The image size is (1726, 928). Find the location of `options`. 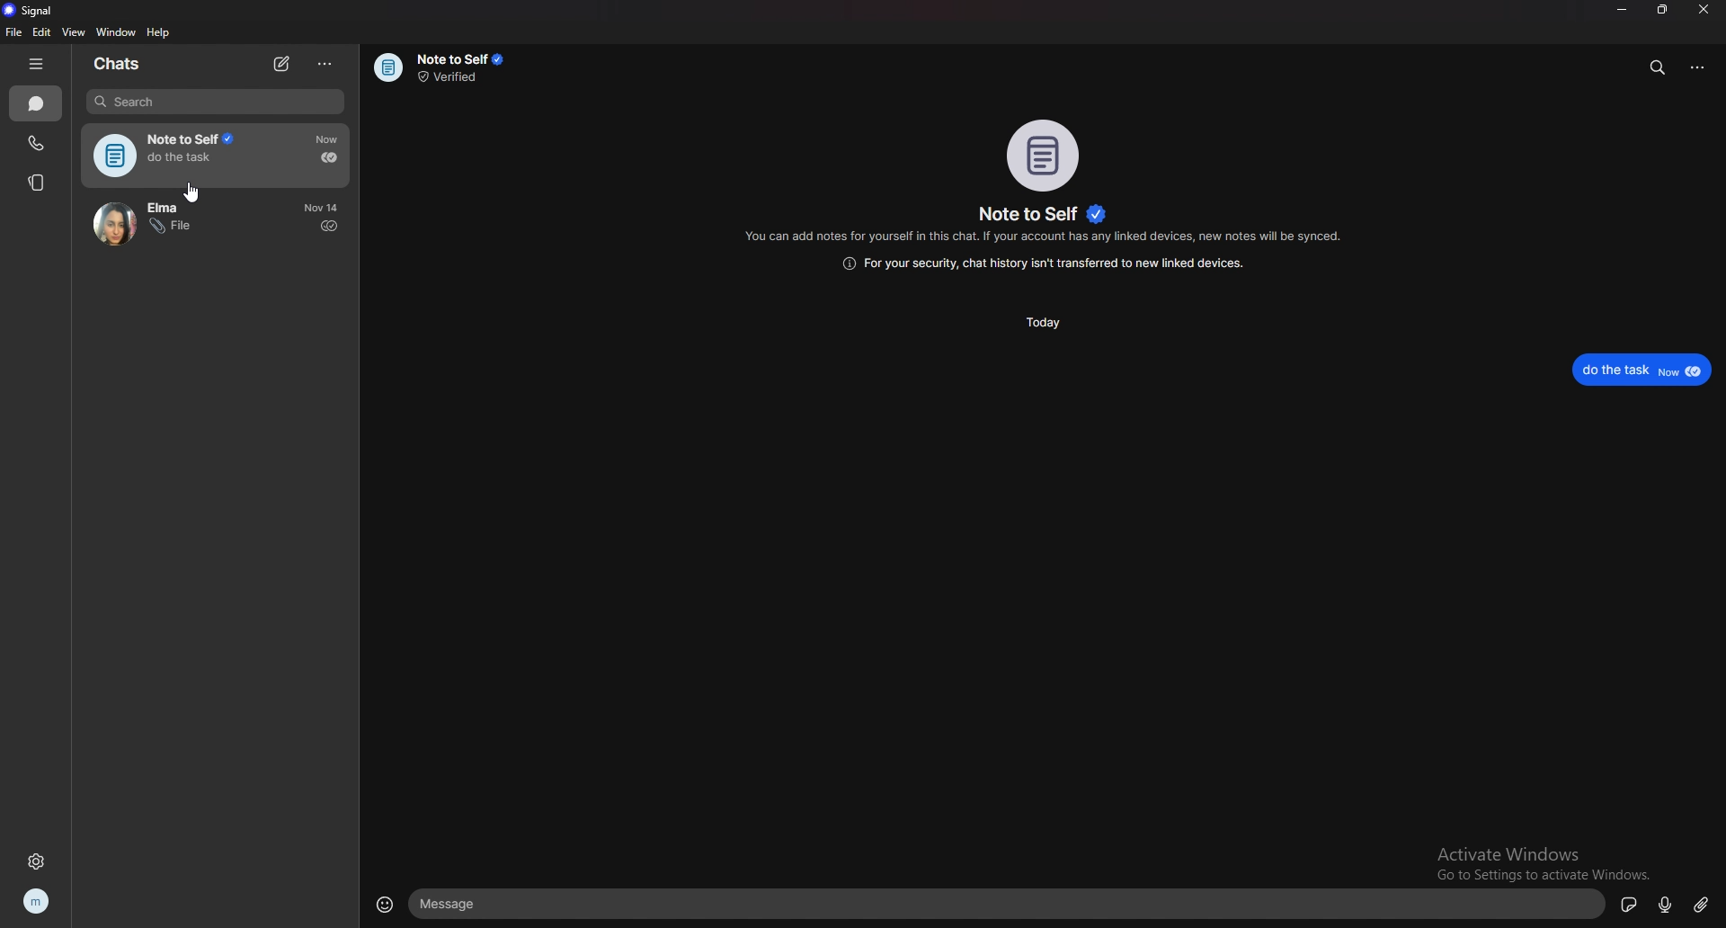

options is located at coordinates (325, 64).